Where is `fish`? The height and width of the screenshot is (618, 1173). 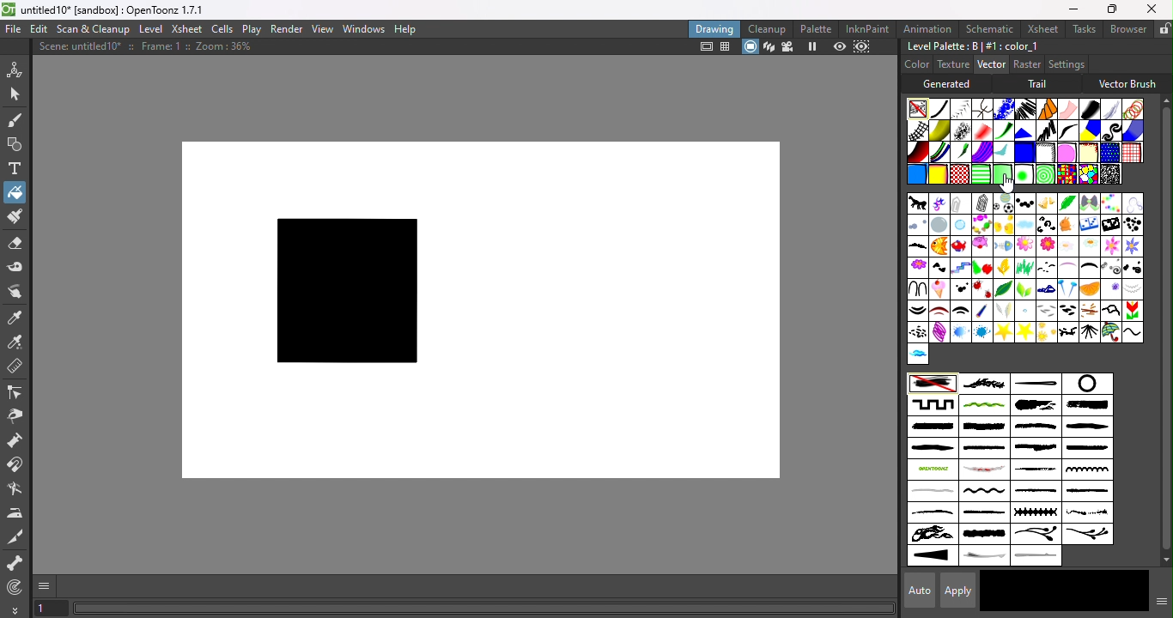 fish is located at coordinates (938, 247).